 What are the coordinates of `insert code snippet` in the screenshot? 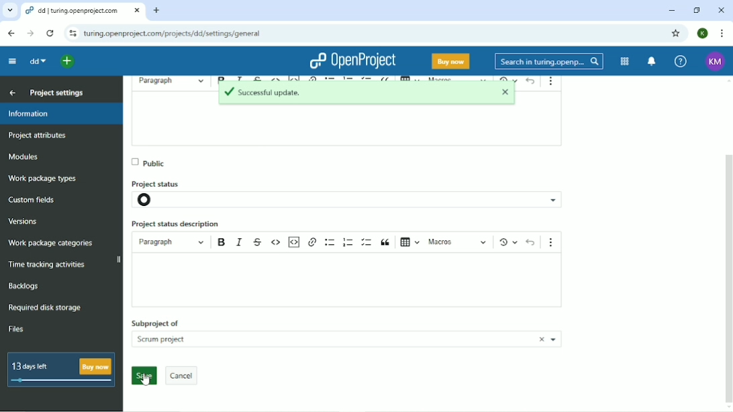 It's located at (293, 240).